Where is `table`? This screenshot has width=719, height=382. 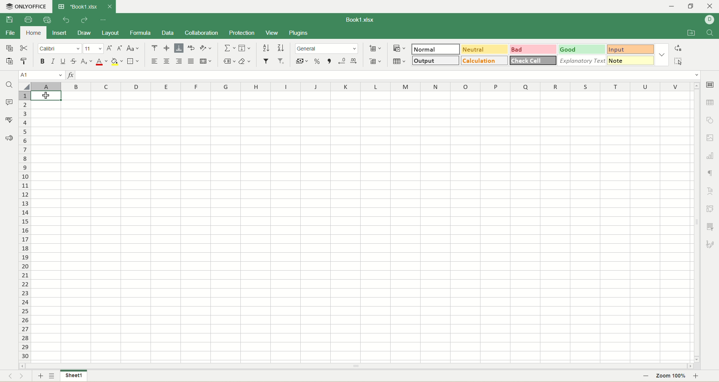
table is located at coordinates (401, 61).